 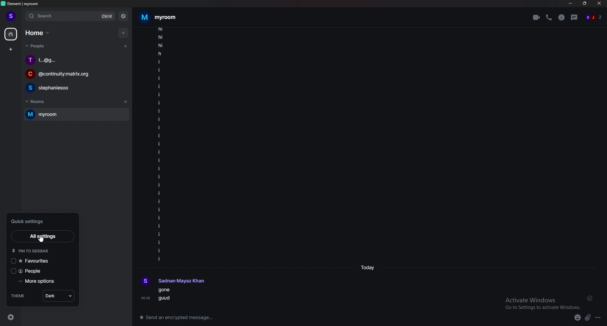 I want to click on favourites, so click(x=37, y=261).